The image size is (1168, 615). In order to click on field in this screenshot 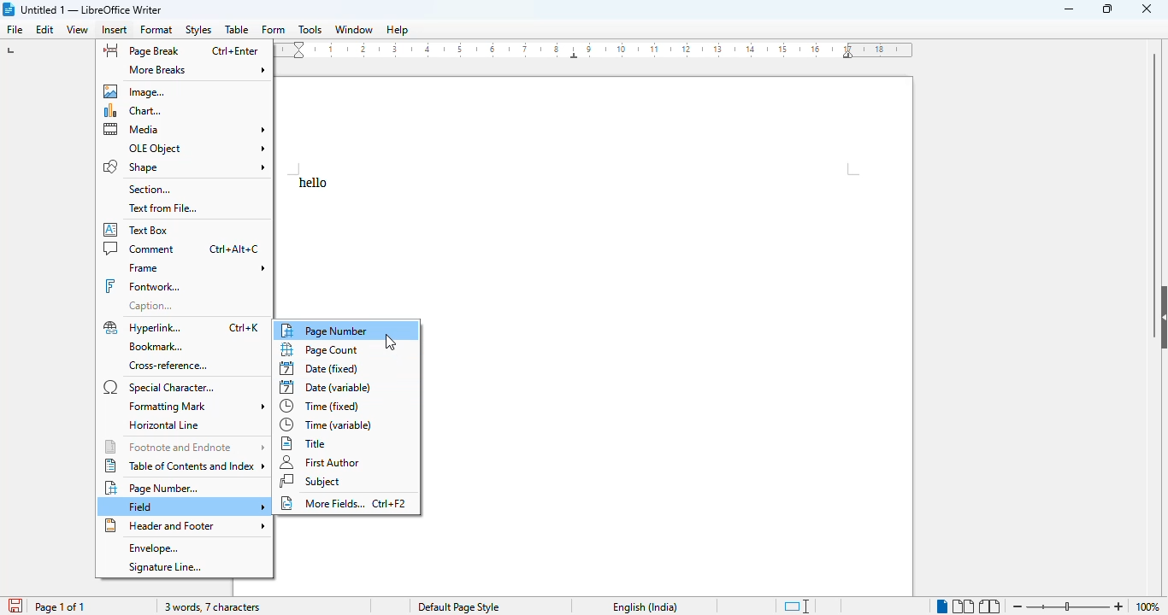, I will do `click(196, 507)`.